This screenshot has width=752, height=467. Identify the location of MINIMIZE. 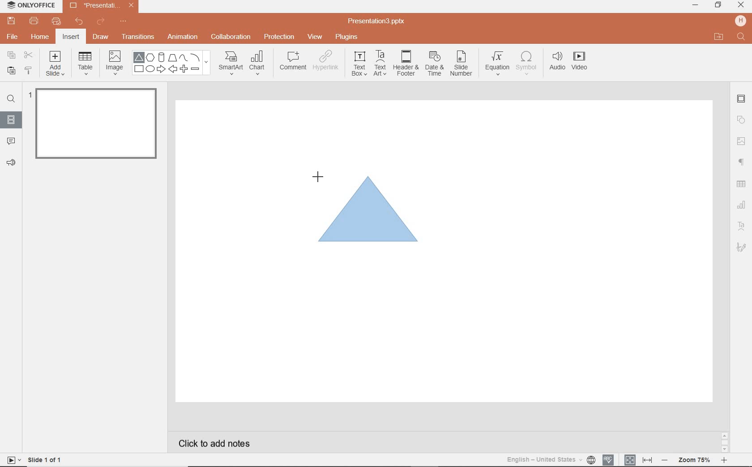
(695, 5).